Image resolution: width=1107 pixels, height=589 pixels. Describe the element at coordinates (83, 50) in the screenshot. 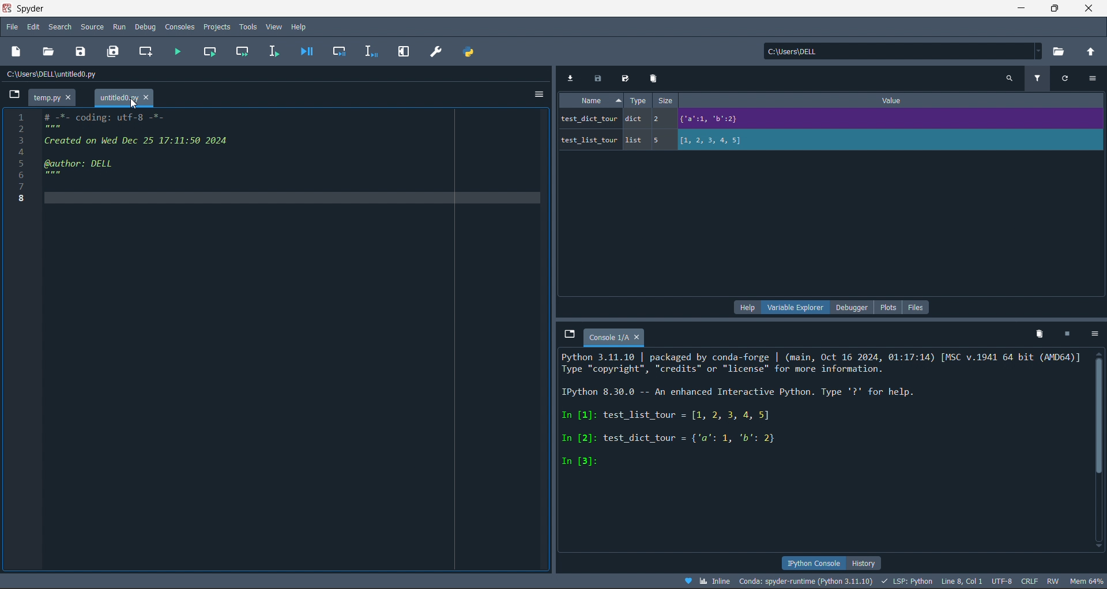

I see `save` at that location.